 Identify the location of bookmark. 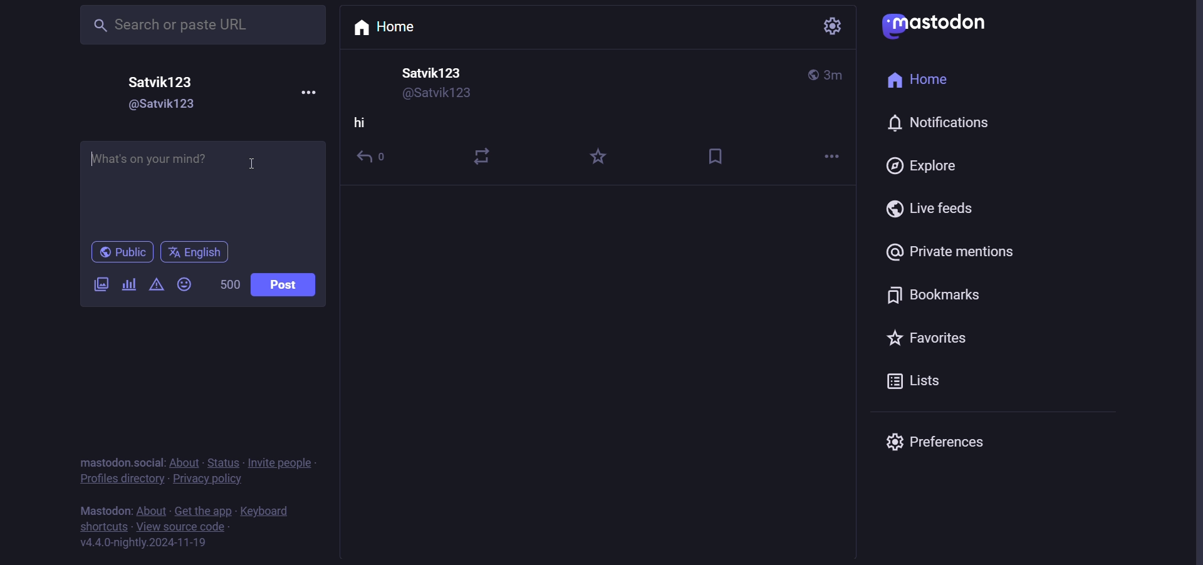
(719, 155).